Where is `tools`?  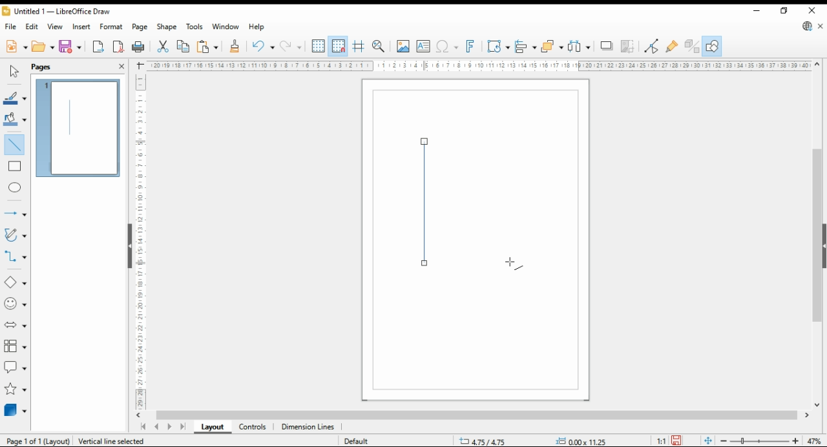 tools is located at coordinates (195, 27).